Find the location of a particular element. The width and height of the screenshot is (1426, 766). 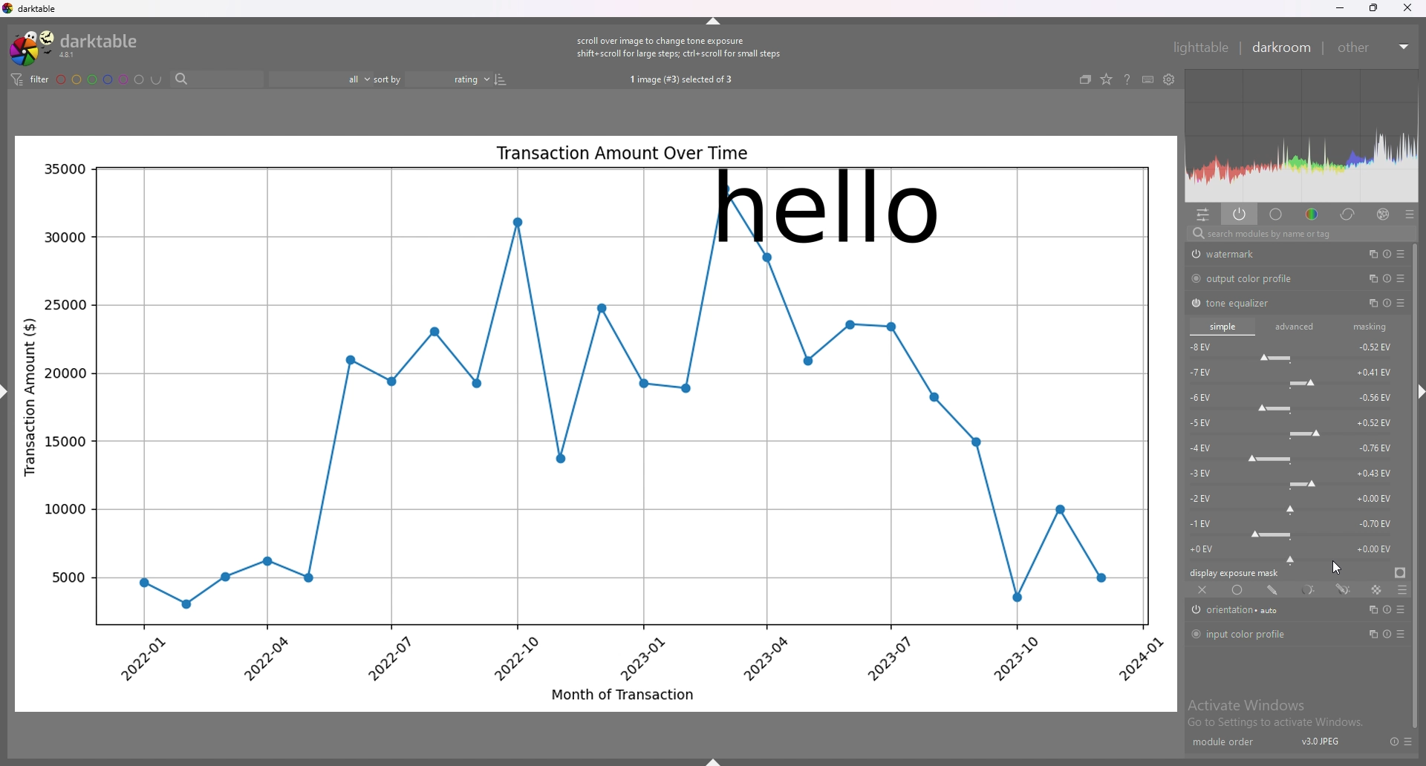

orientation is located at coordinates (1246, 611).